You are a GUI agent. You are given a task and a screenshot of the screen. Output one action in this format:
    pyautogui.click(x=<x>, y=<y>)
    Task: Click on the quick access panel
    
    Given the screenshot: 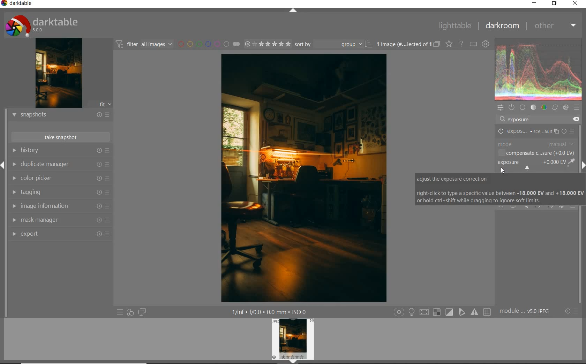 What is the action you would take?
    pyautogui.click(x=500, y=107)
    